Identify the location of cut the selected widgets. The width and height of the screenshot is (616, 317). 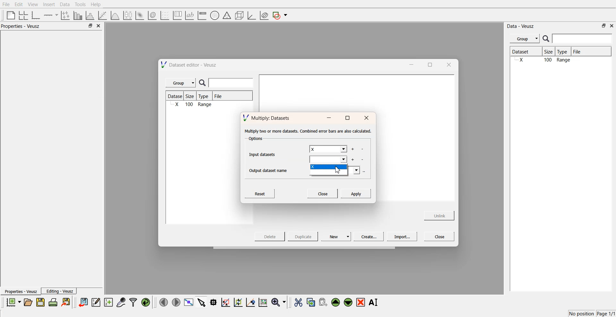
(298, 303).